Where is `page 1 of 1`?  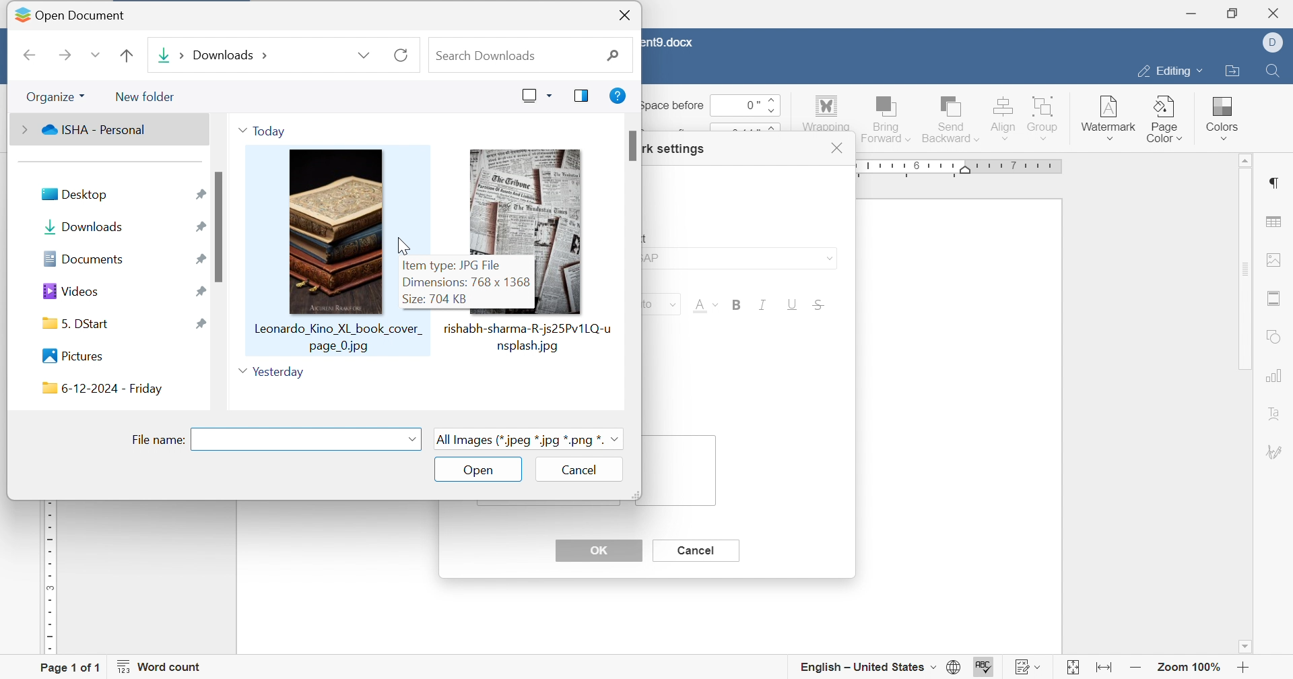
page 1 of 1 is located at coordinates (69, 669).